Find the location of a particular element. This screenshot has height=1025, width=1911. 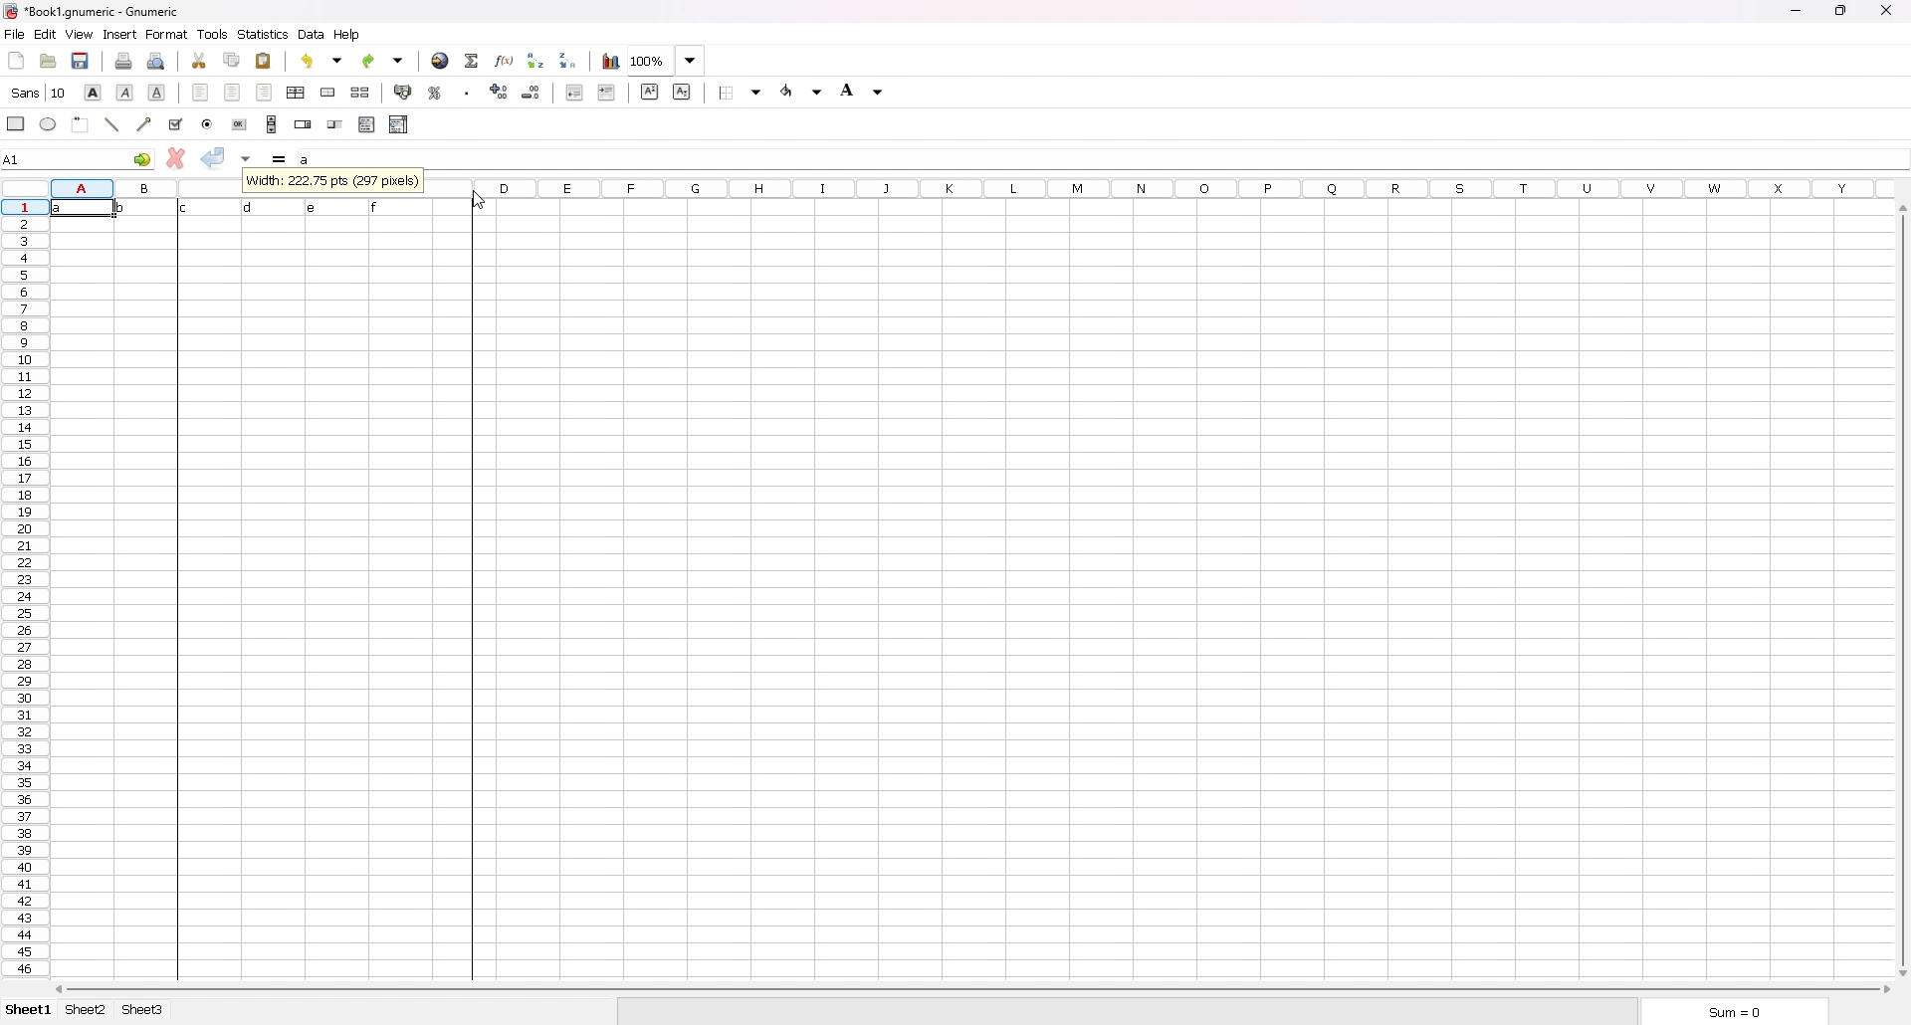

format is located at coordinates (167, 34).